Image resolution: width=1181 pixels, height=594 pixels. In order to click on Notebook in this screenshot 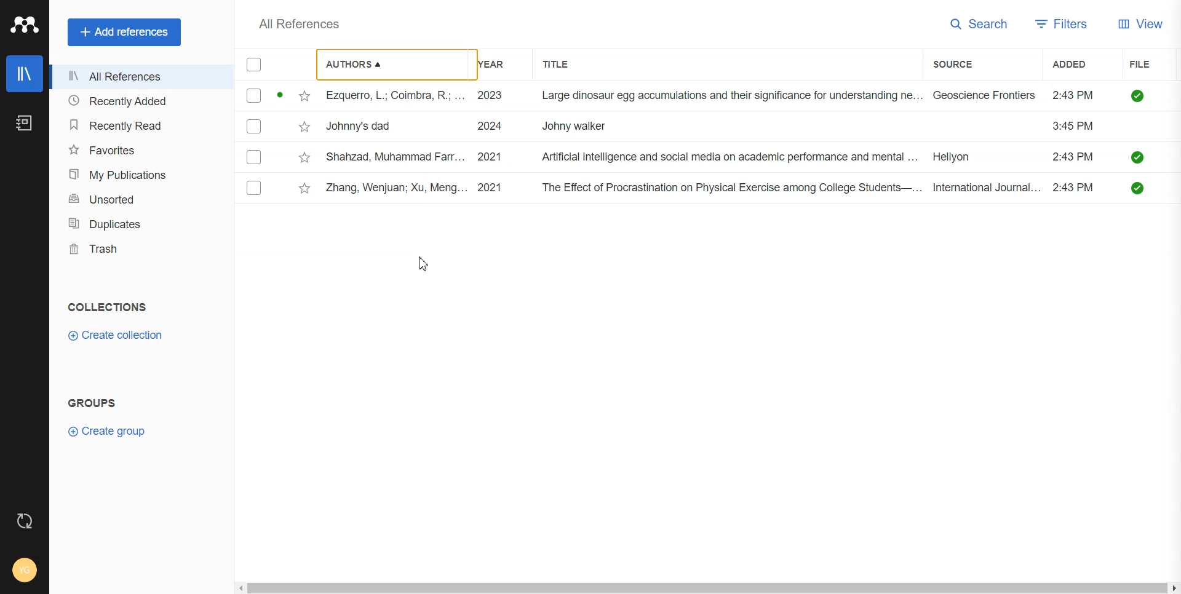, I will do `click(25, 122)`.